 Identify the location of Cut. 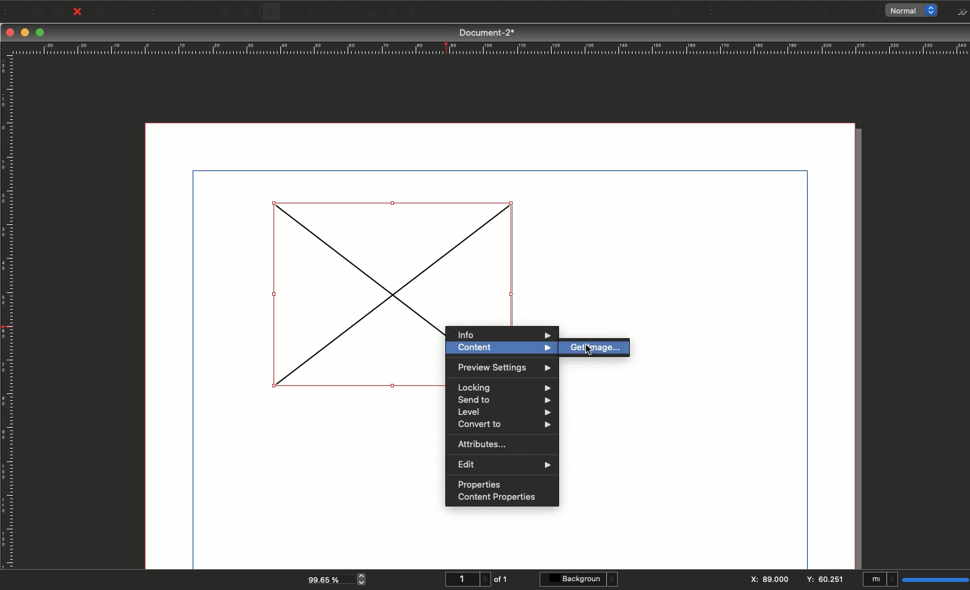
(205, 12).